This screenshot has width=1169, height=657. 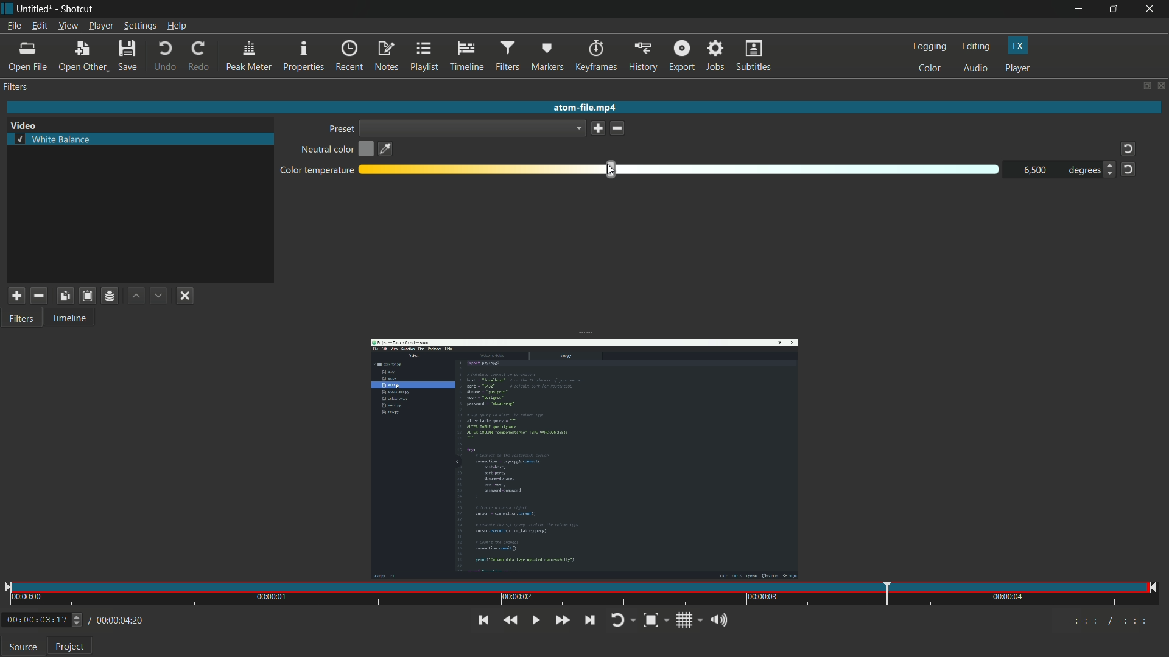 What do you see at coordinates (249, 56) in the screenshot?
I see `peak meter` at bounding box center [249, 56].